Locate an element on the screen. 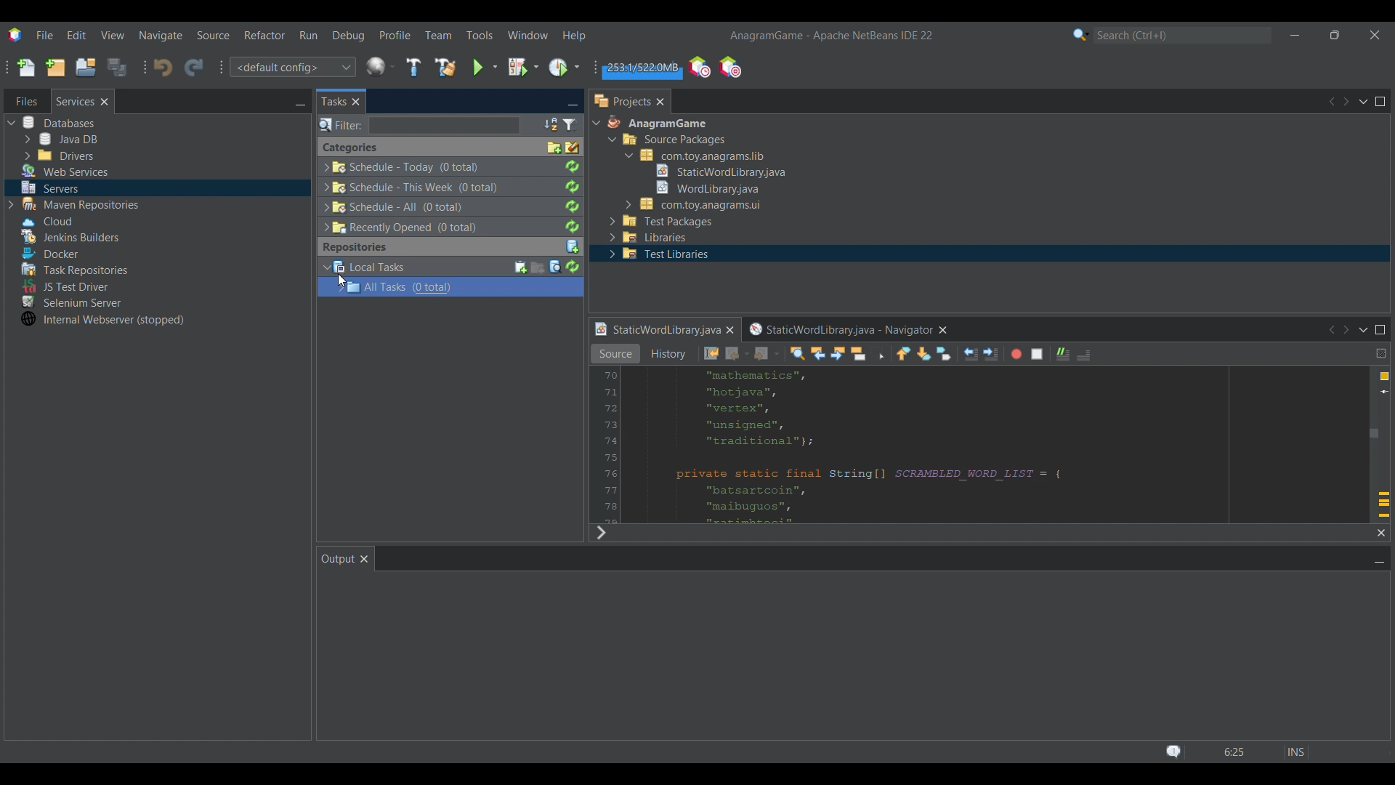   is located at coordinates (1038, 354).